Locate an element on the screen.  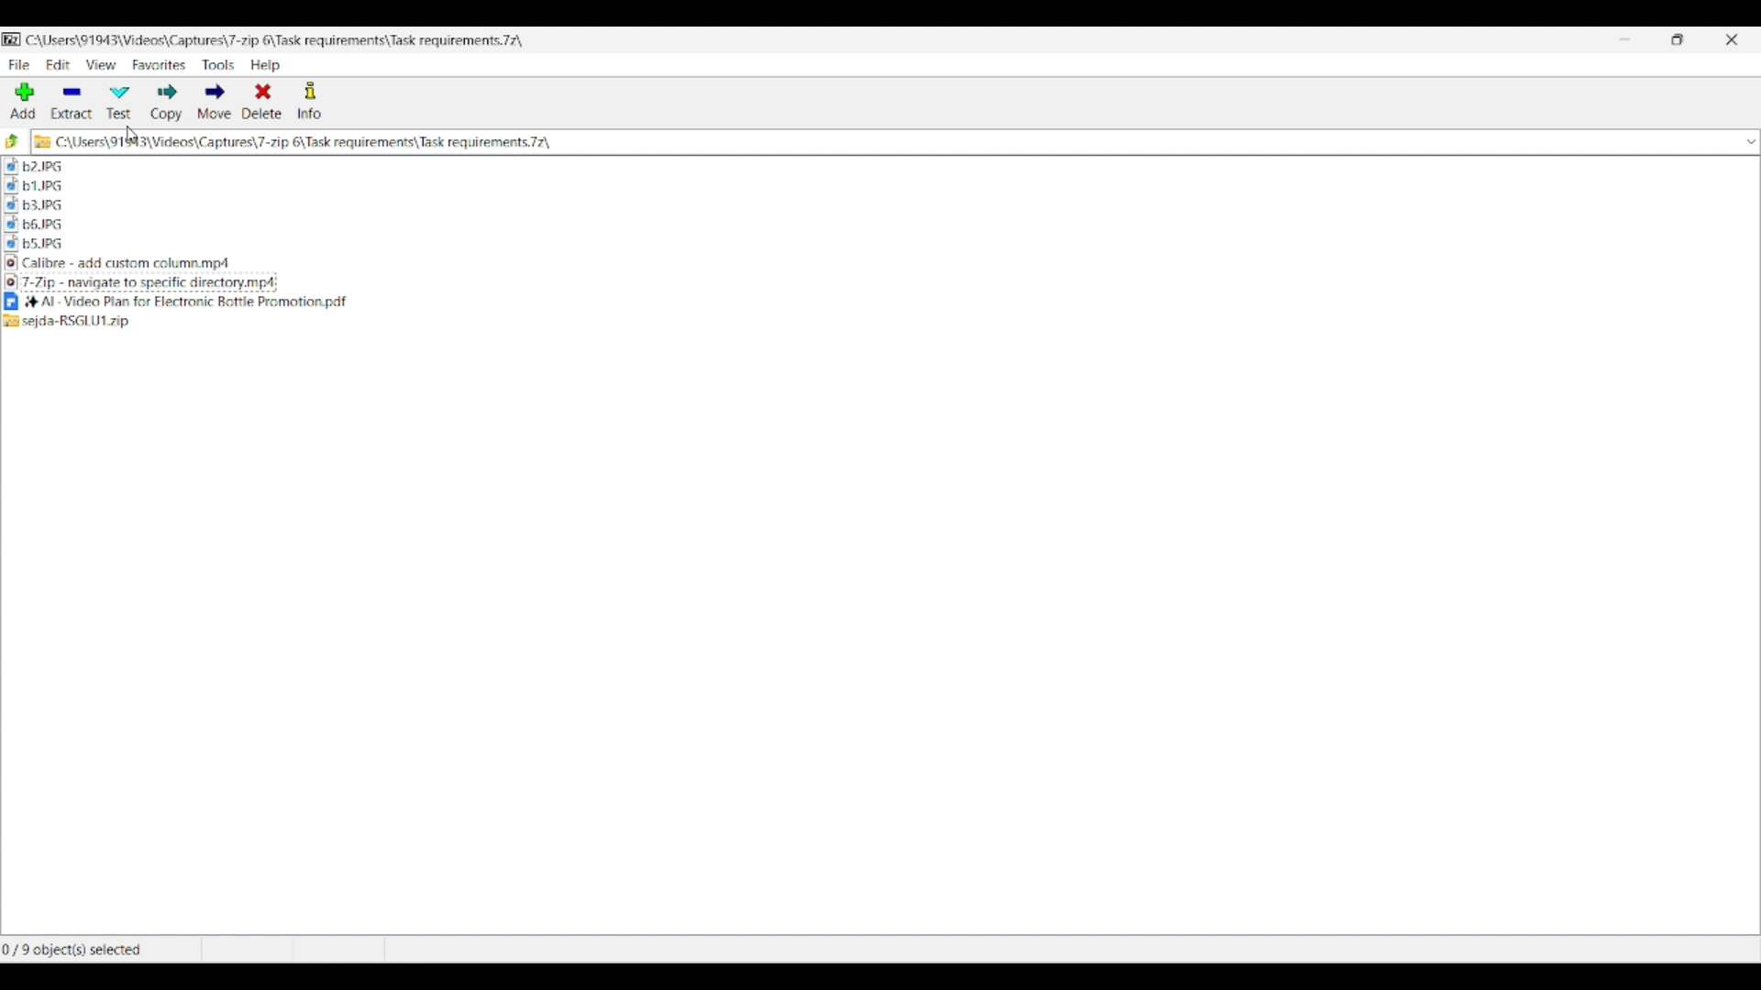
View menu is located at coordinates (101, 64).